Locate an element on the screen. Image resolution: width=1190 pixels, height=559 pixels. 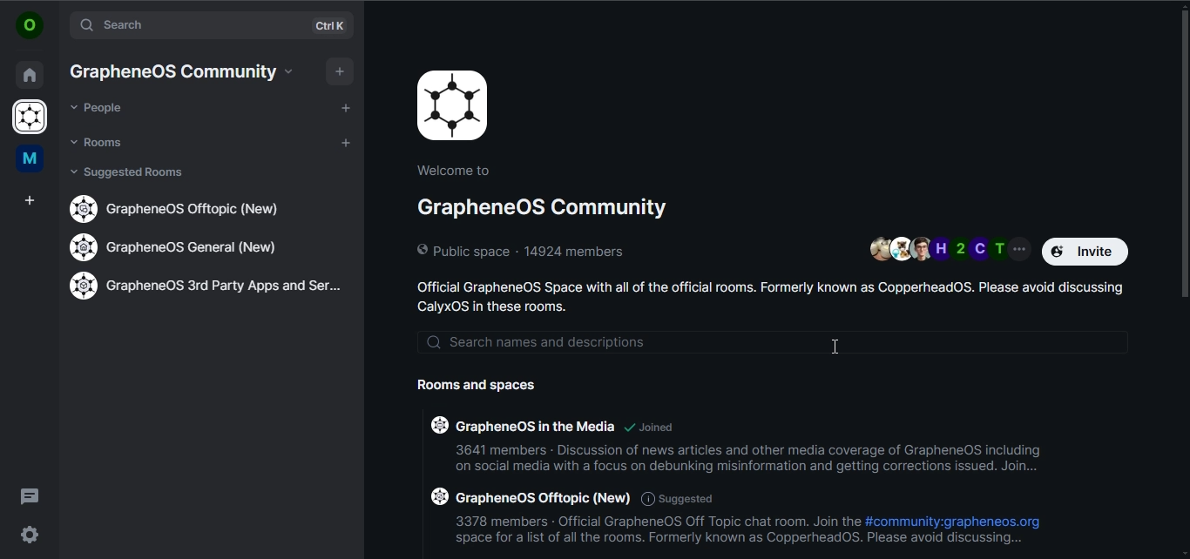
view all members is located at coordinates (949, 248).